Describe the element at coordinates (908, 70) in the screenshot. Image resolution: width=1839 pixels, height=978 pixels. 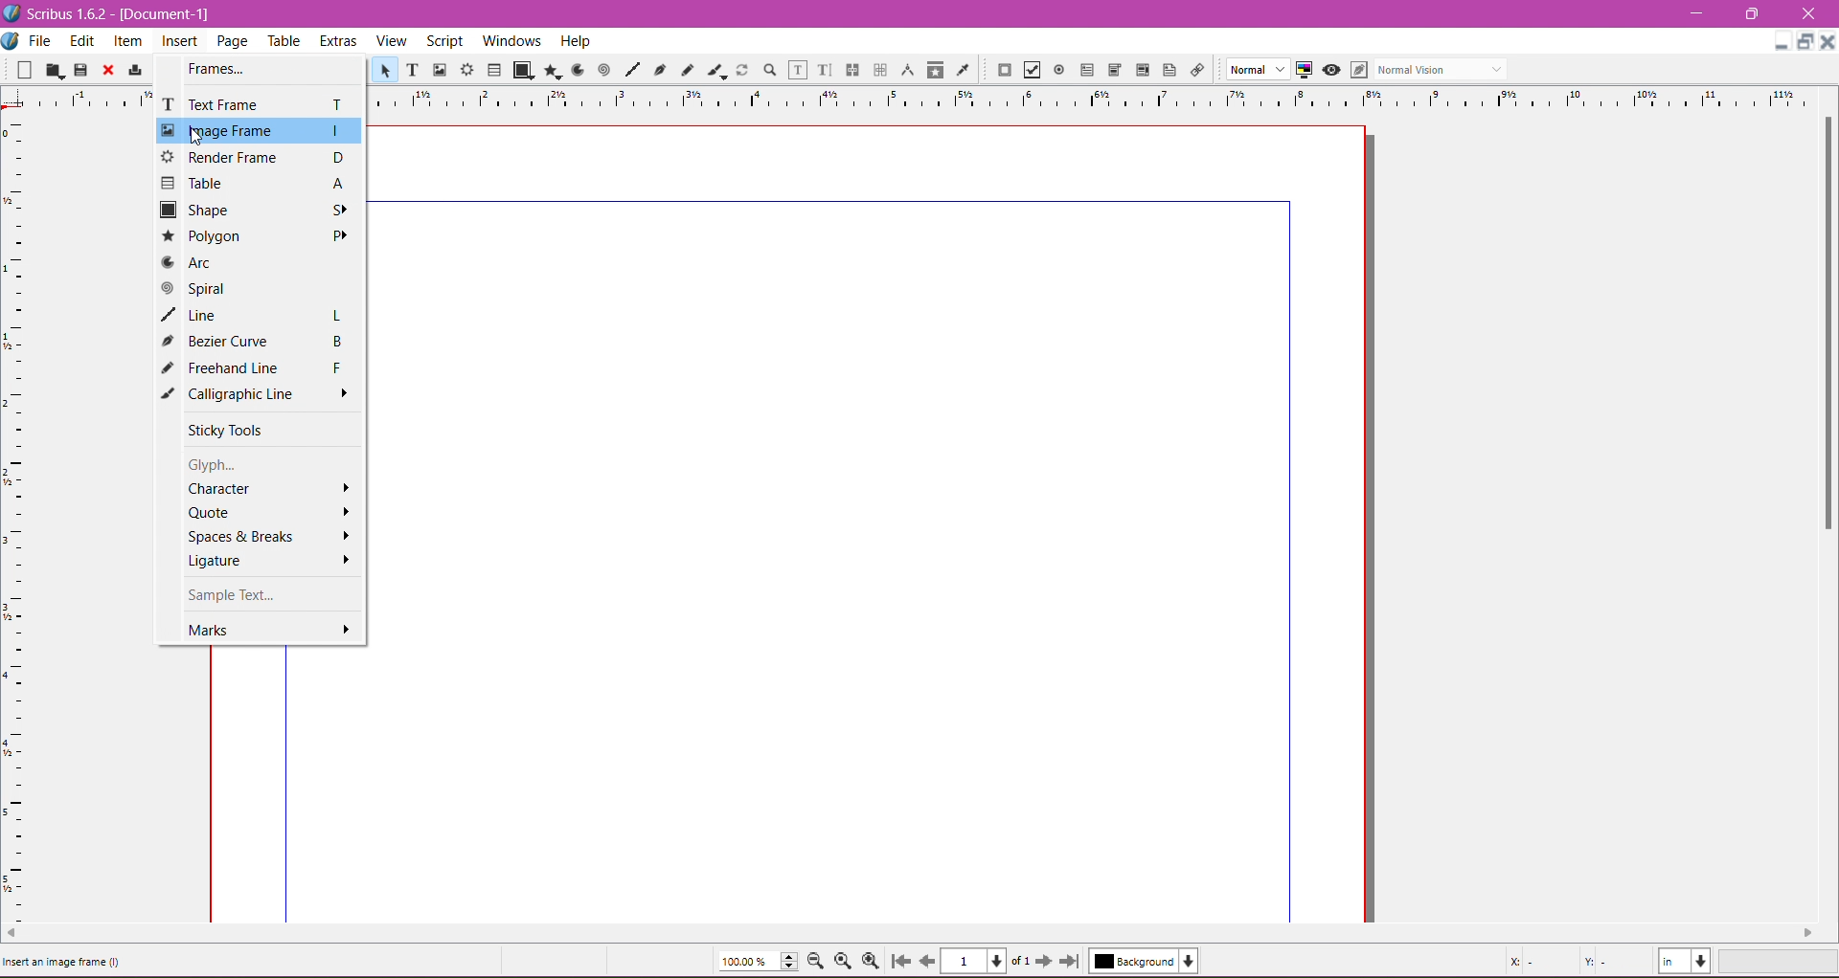
I see `Measurements` at that location.